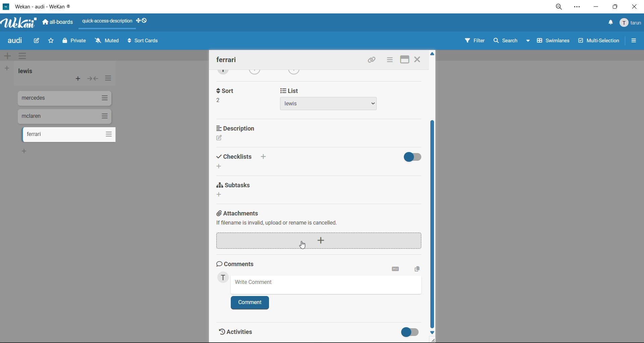 The height and width of the screenshot is (343, 644). I want to click on sort, so click(225, 95).